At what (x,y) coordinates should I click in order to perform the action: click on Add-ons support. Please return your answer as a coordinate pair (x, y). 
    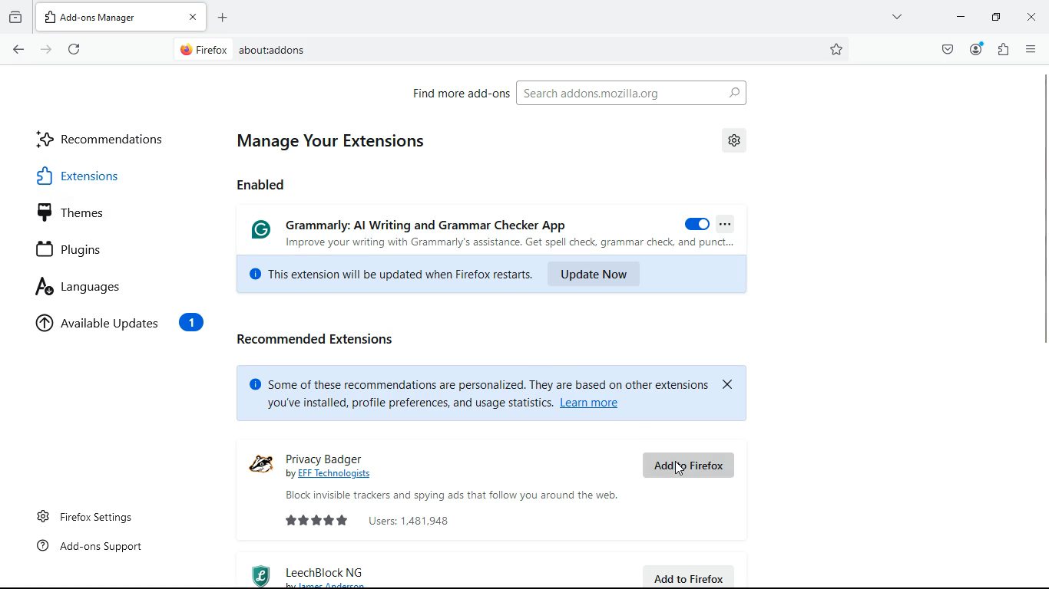
    Looking at the image, I should click on (97, 548).